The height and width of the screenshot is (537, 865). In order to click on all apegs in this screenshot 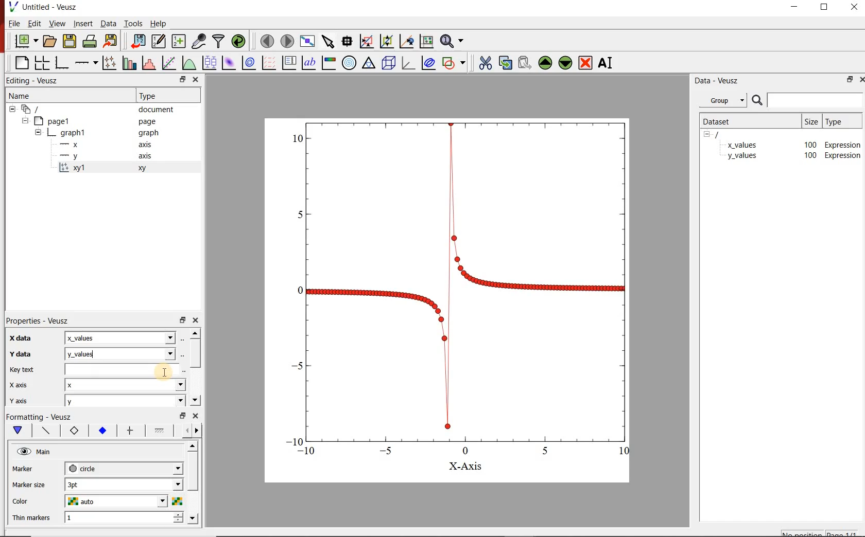, I will do `click(36, 109)`.